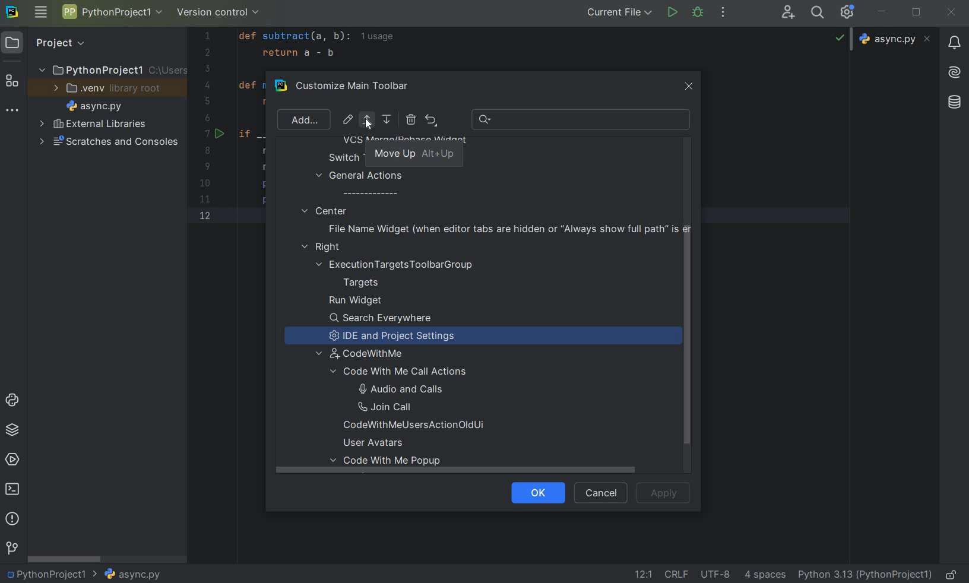 This screenshot has height=583, width=969. What do you see at coordinates (14, 403) in the screenshot?
I see `PYTHON CONSOLE` at bounding box center [14, 403].